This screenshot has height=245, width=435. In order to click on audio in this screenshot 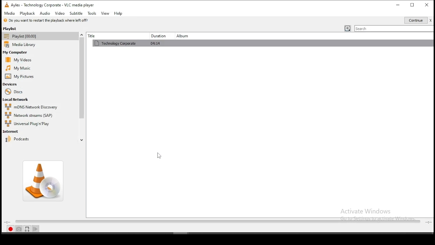, I will do `click(46, 13)`.